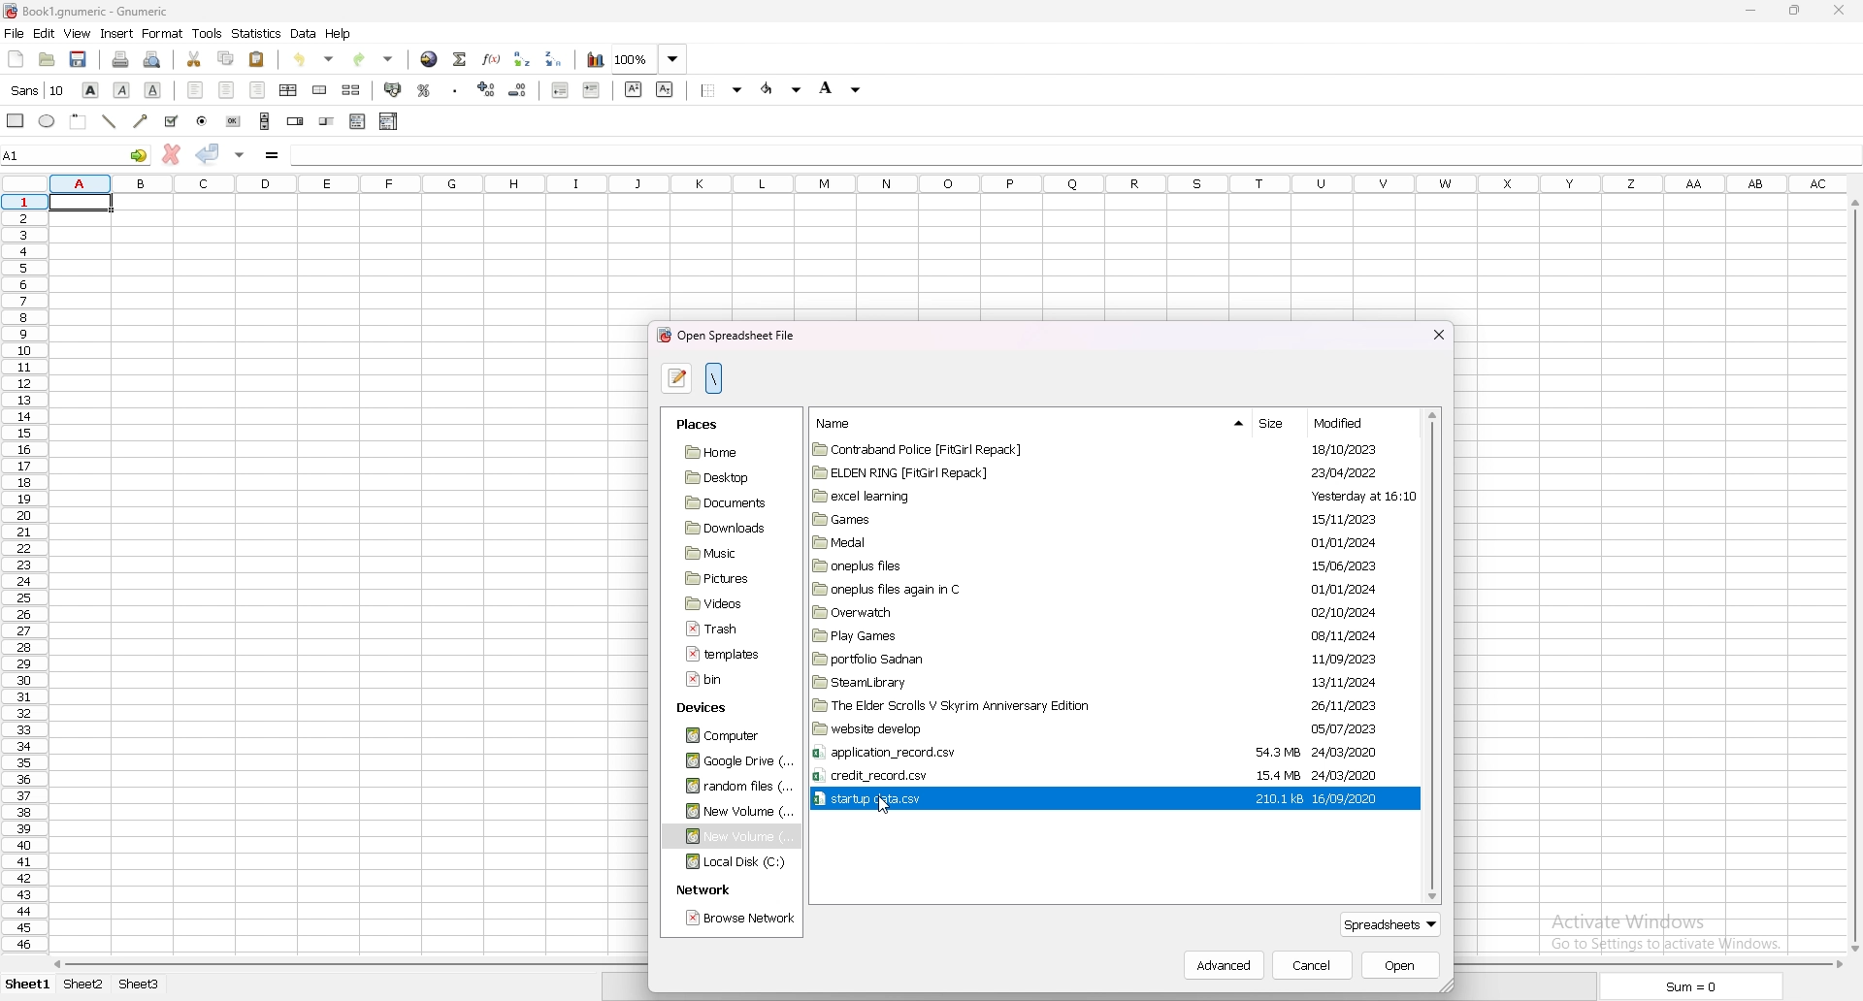 Image resolution: width=1863 pixels, height=1001 pixels. What do you see at coordinates (1027, 729) in the screenshot?
I see `folder` at bounding box center [1027, 729].